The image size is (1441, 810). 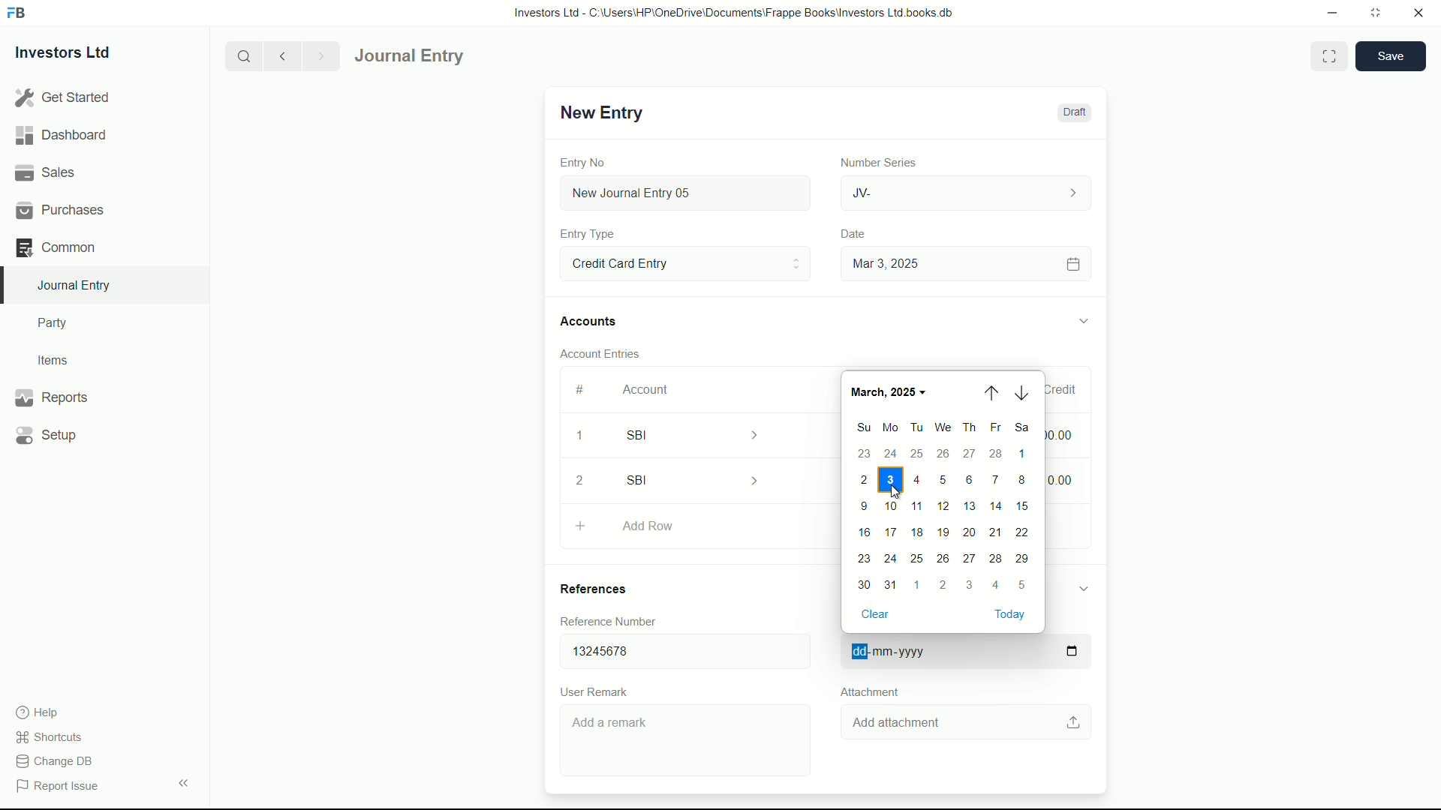 What do you see at coordinates (687, 193) in the screenshot?
I see `New Journal Entry 05` at bounding box center [687, 193].